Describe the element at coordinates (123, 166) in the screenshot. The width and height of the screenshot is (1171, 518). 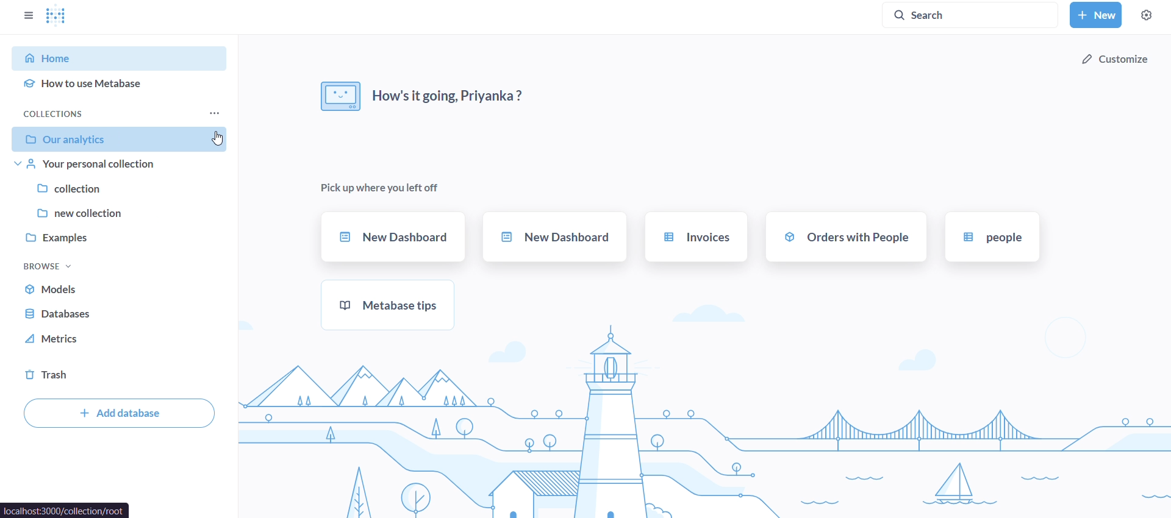
I see `your personal collection` at that location.